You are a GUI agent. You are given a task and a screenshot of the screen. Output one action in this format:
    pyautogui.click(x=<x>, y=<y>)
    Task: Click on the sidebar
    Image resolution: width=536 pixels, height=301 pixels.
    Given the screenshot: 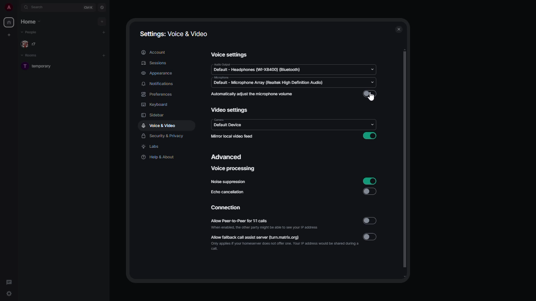 What is the action you would take?
    pyautogui.click(x=153, y=115)
    